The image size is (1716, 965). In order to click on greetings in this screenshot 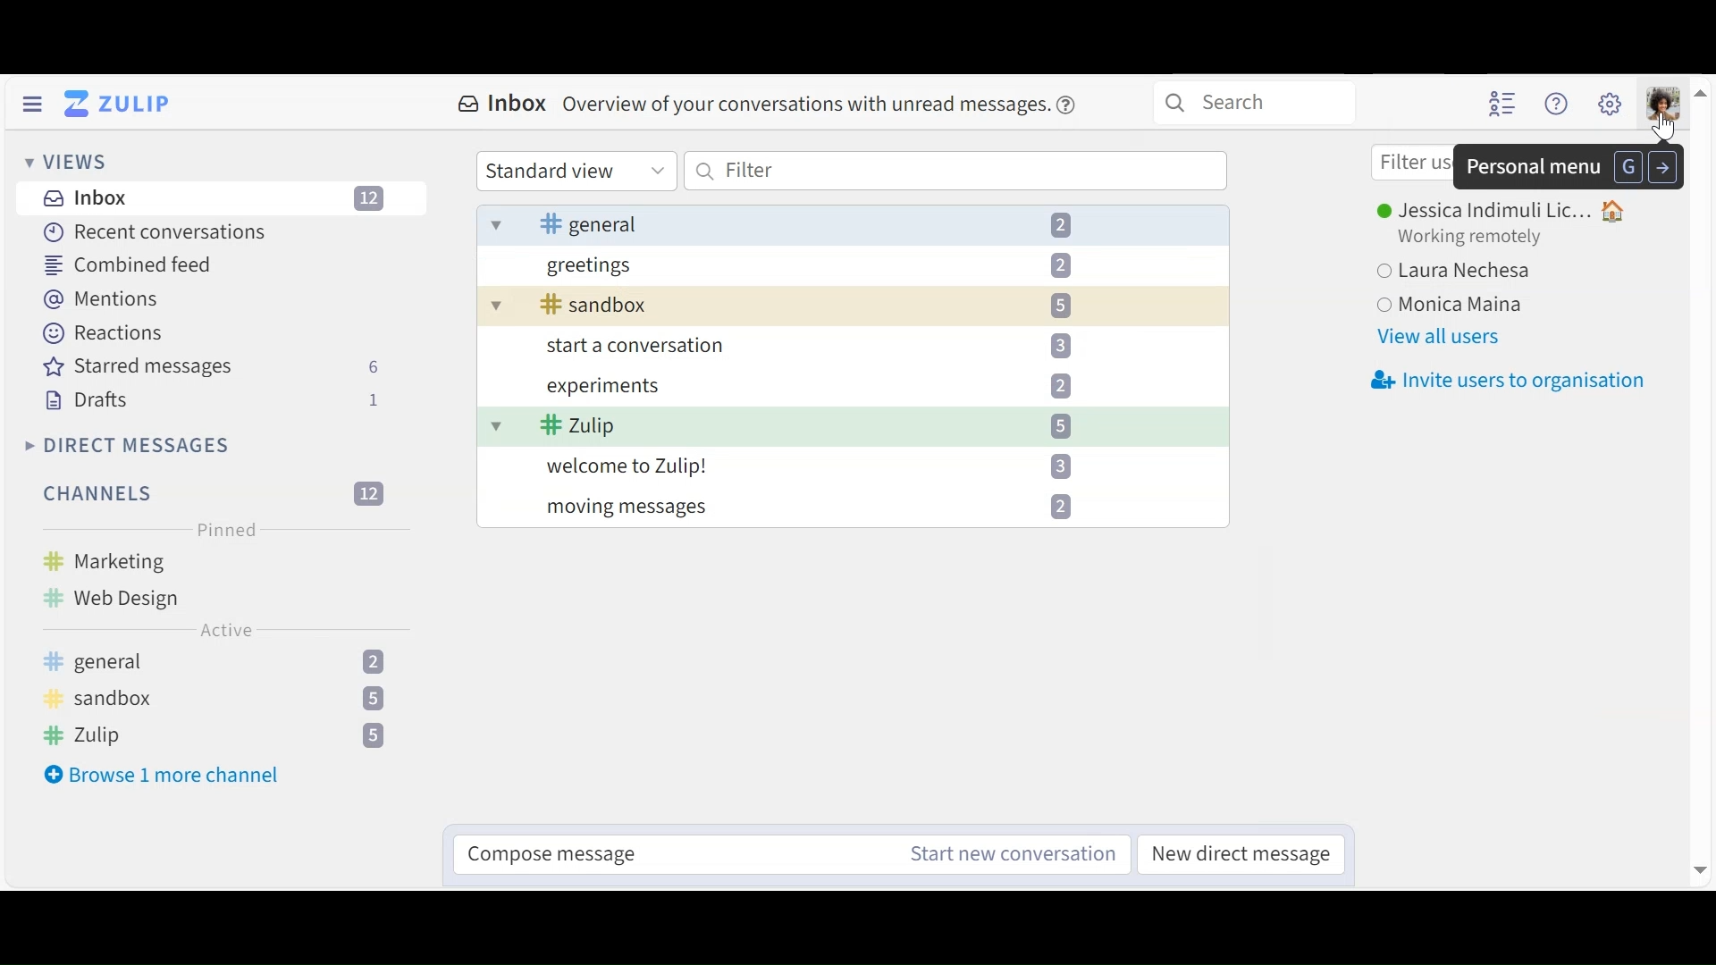, I will do `click(595, 264)`.